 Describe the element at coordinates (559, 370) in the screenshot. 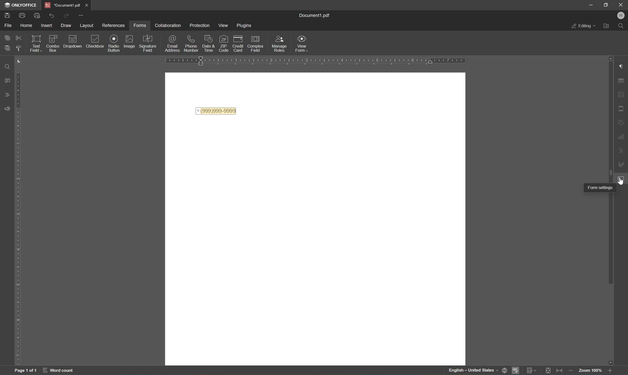

I see `fit to width` at that location.